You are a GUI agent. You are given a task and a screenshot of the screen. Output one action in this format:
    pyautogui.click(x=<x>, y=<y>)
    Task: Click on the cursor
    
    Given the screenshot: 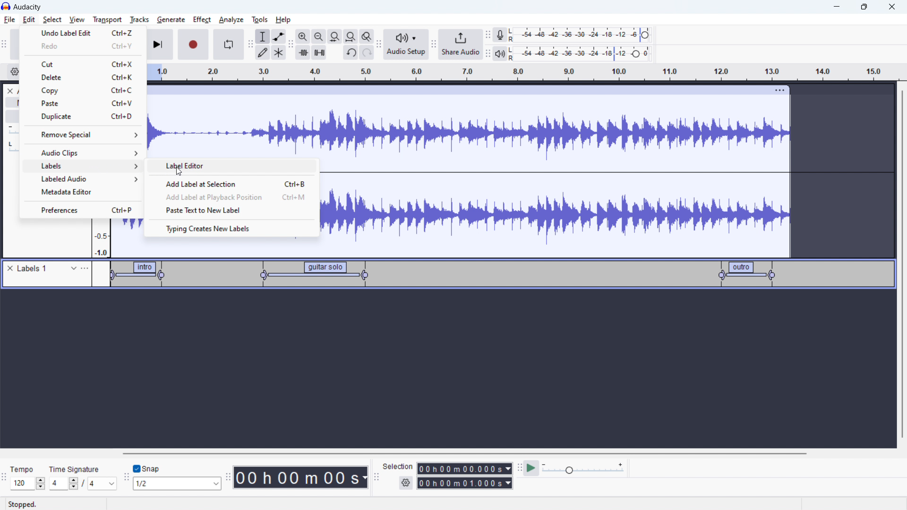 What is the action you would take?
    pyautogui.click(x=182, y=170)
    